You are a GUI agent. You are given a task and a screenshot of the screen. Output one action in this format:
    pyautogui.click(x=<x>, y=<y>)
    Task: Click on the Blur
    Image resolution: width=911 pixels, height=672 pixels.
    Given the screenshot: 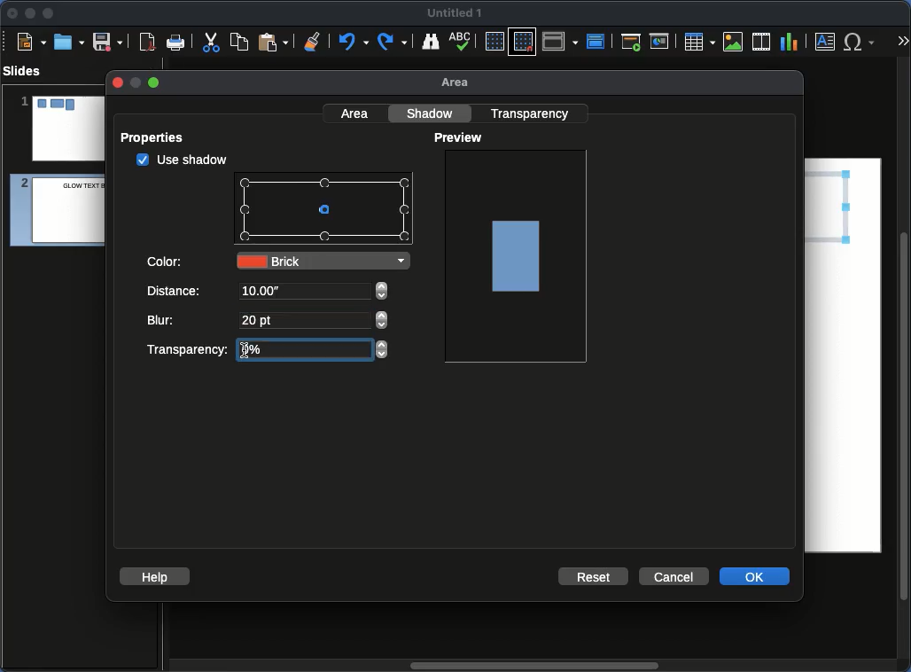 What is the action you would take?
    pyautogui.click(x=164, y=320)
    